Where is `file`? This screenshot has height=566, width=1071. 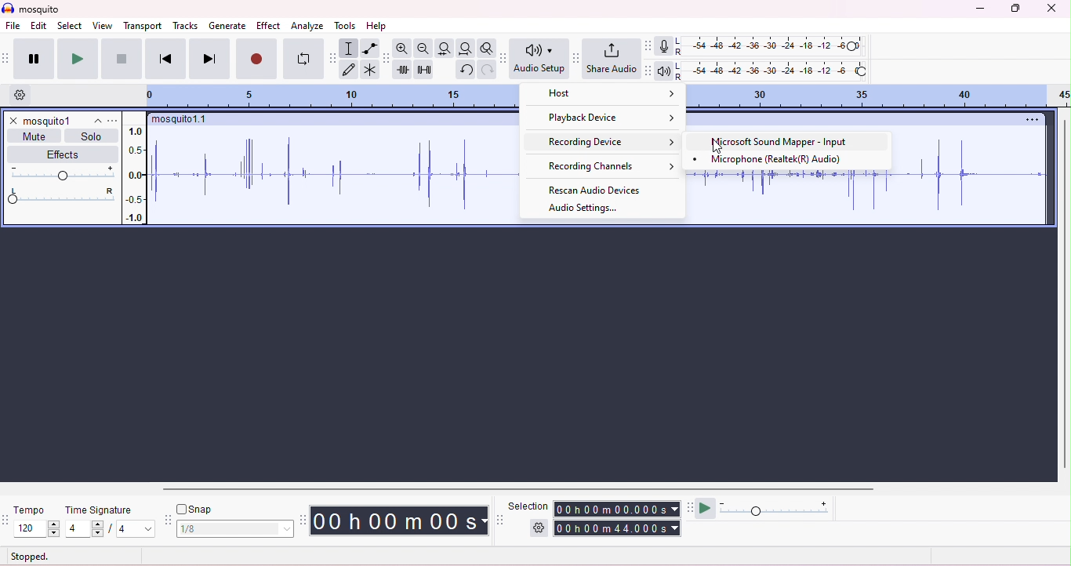
file is located at coordinates (13, 27).